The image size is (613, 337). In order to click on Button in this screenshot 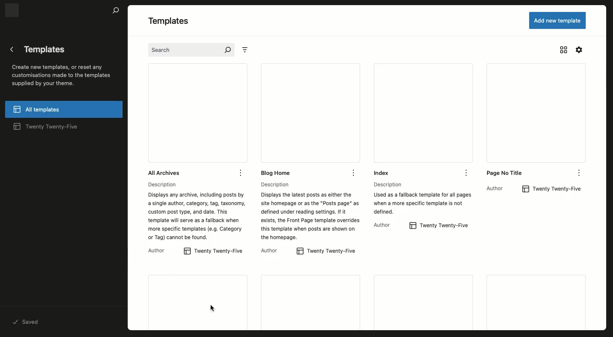, I will do `click(298, 251)`.